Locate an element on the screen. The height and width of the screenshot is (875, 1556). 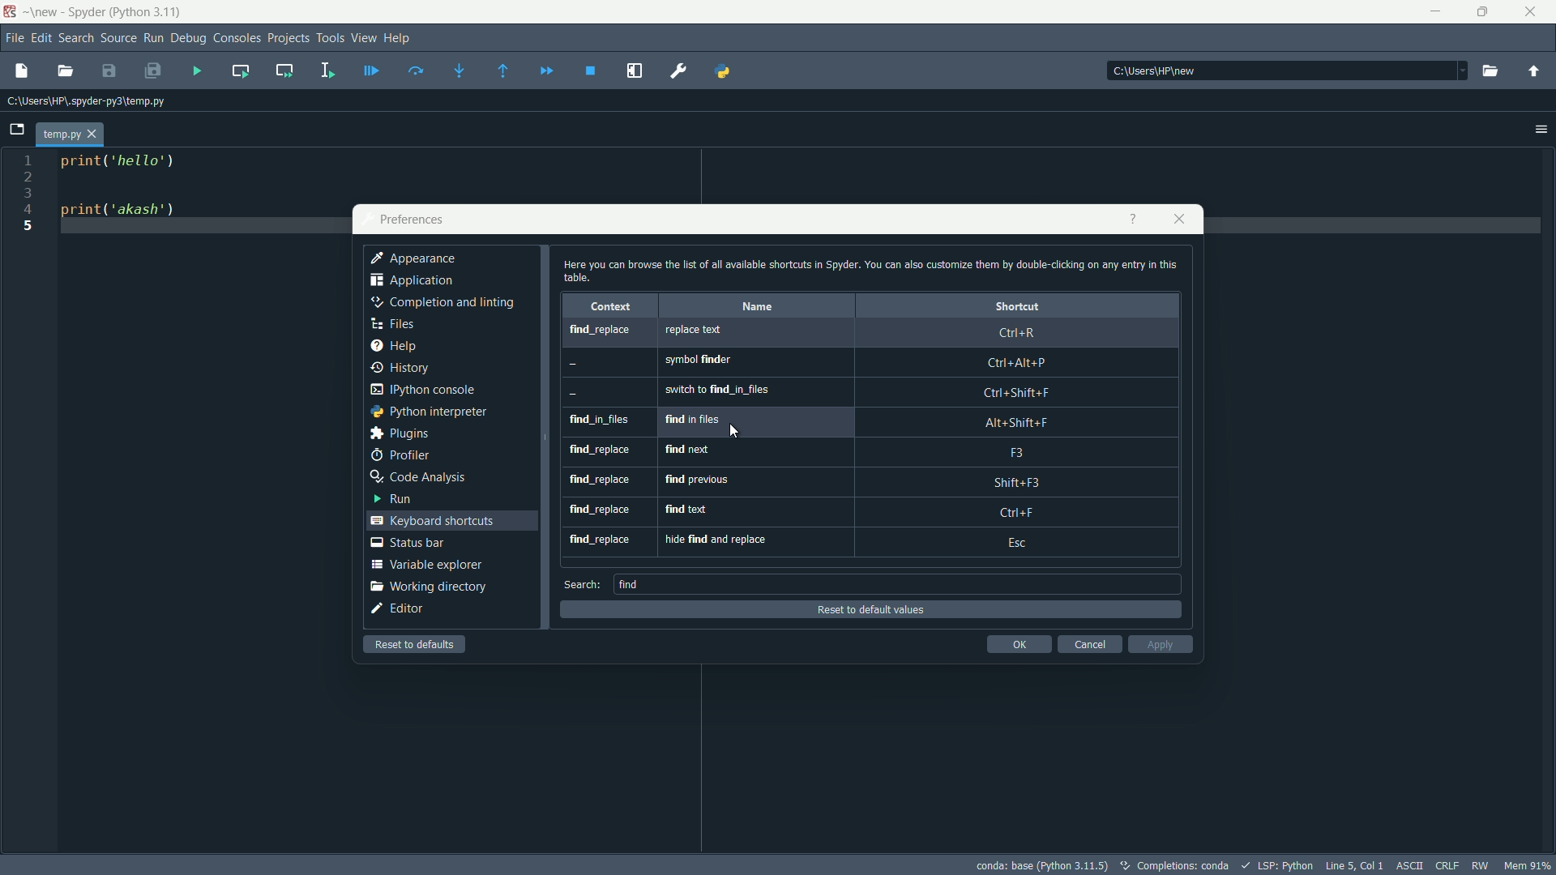
files is located at coordinates (404, 322).